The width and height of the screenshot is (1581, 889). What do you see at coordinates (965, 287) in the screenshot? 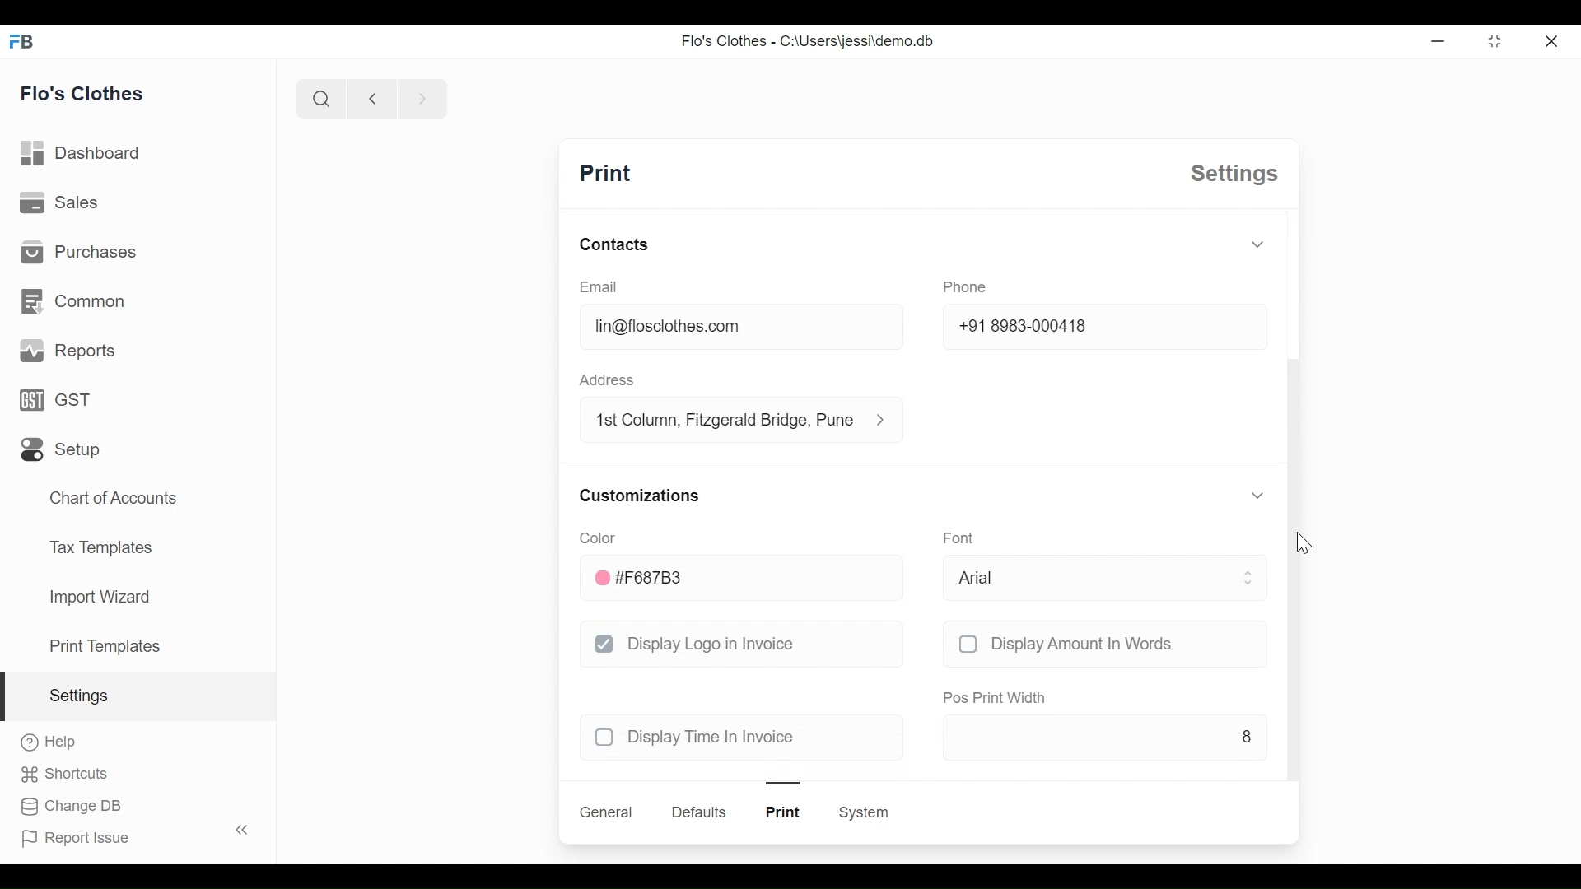
I see `phone` at bounding box center [965, 287].